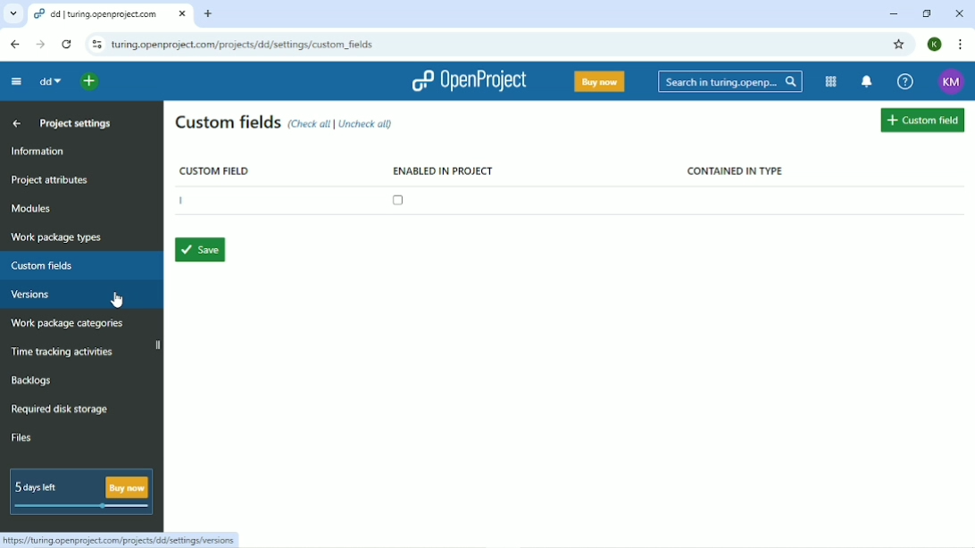 The image size is (975, 548). I want to click on Work package categories, so click(68, 325).